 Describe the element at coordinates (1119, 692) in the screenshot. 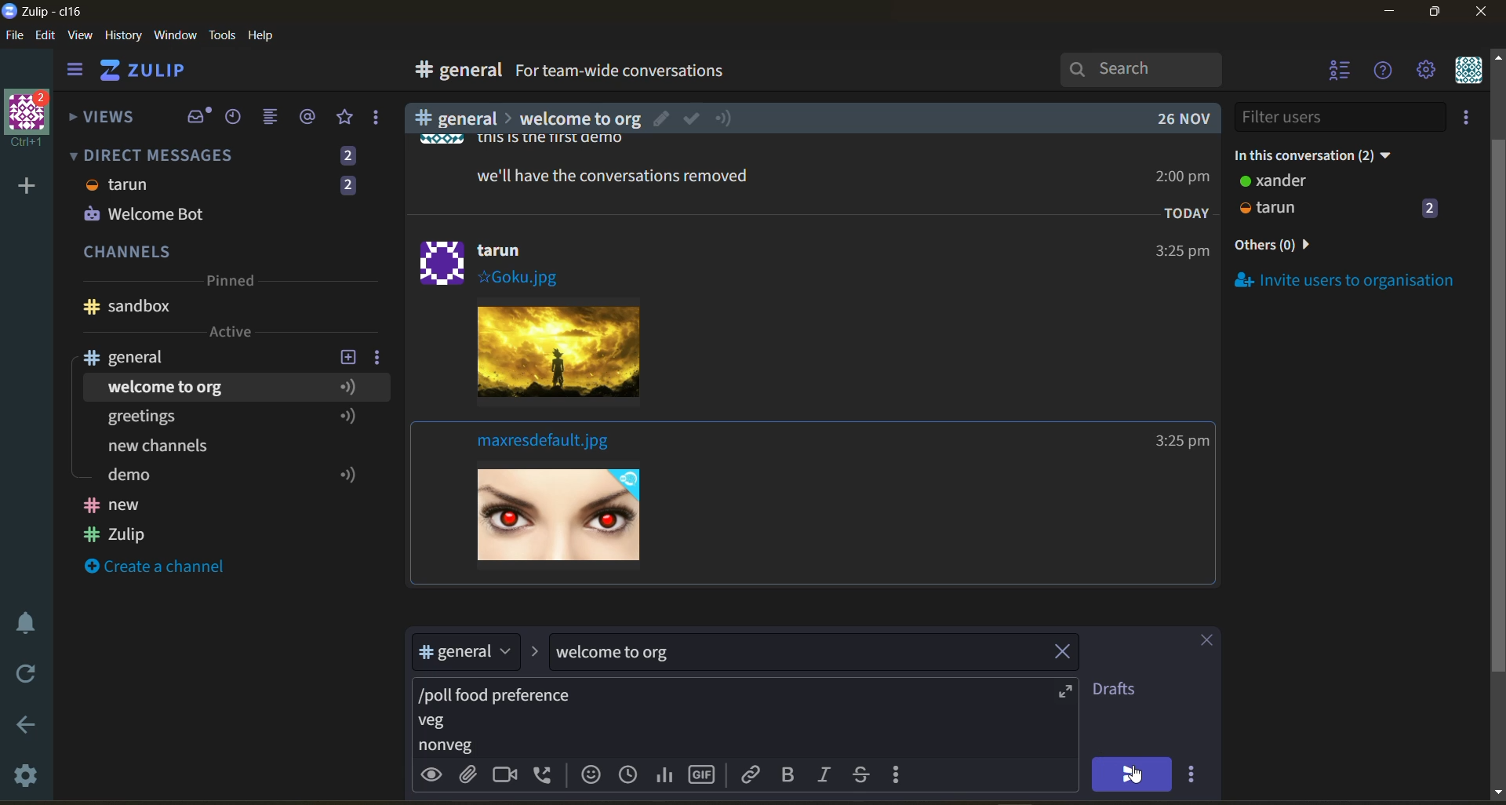

I see `drafts` at that location.